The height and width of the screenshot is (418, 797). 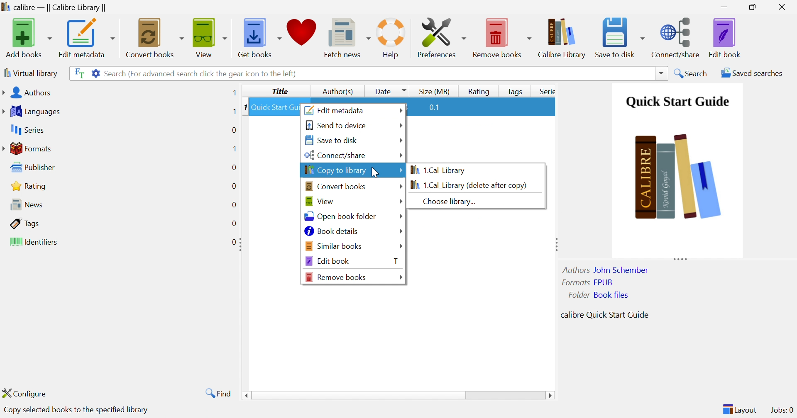 What do you see at coordinates (401, 277) in the screenshot?
I see `Drop Down` at bounding box center [401, 277].